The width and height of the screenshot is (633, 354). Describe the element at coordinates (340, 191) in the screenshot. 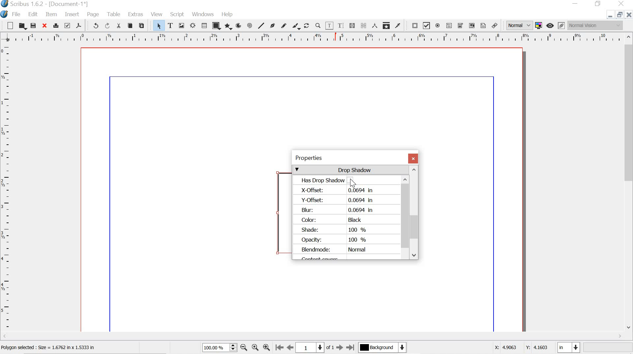

I see `X-Offset: 0.0694 in` at that location.